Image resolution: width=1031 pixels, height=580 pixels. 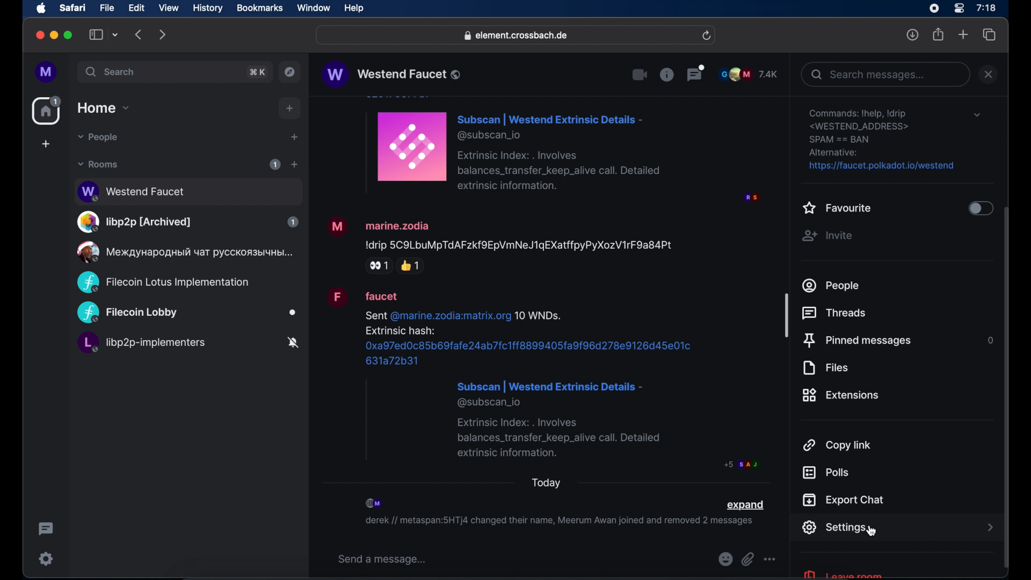 I want to click on thread activity, so click(x=47, y=529).